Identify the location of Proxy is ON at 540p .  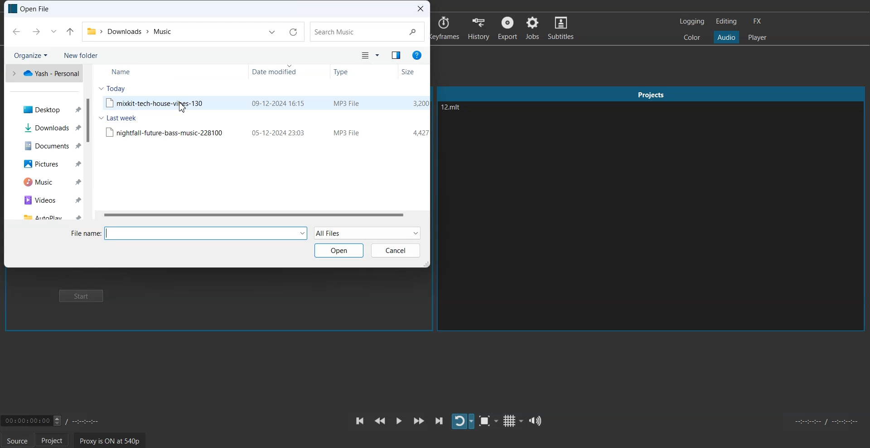
(109, 440).